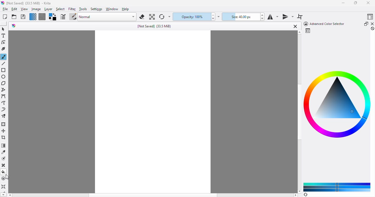 The width and height of the screenshot is (375, 197). I want to click on color selector, so click(307, 31).